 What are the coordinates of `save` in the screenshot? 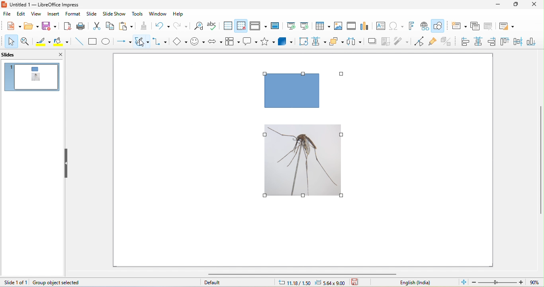 It's located at (51, 26).